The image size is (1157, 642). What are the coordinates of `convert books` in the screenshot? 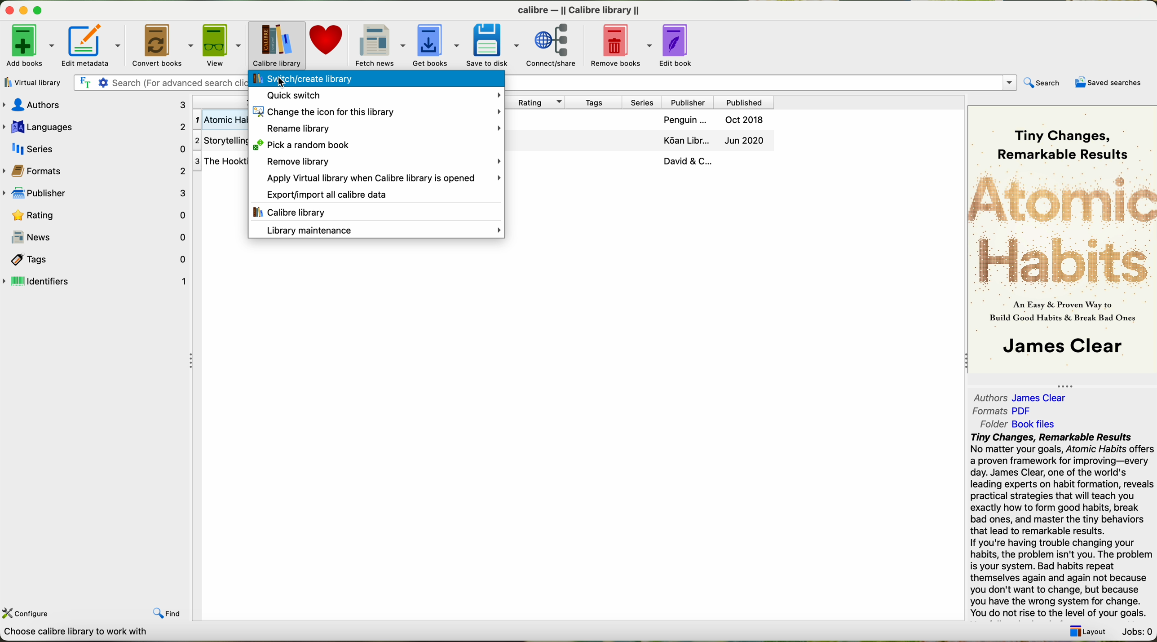 It's located at (163, 45).